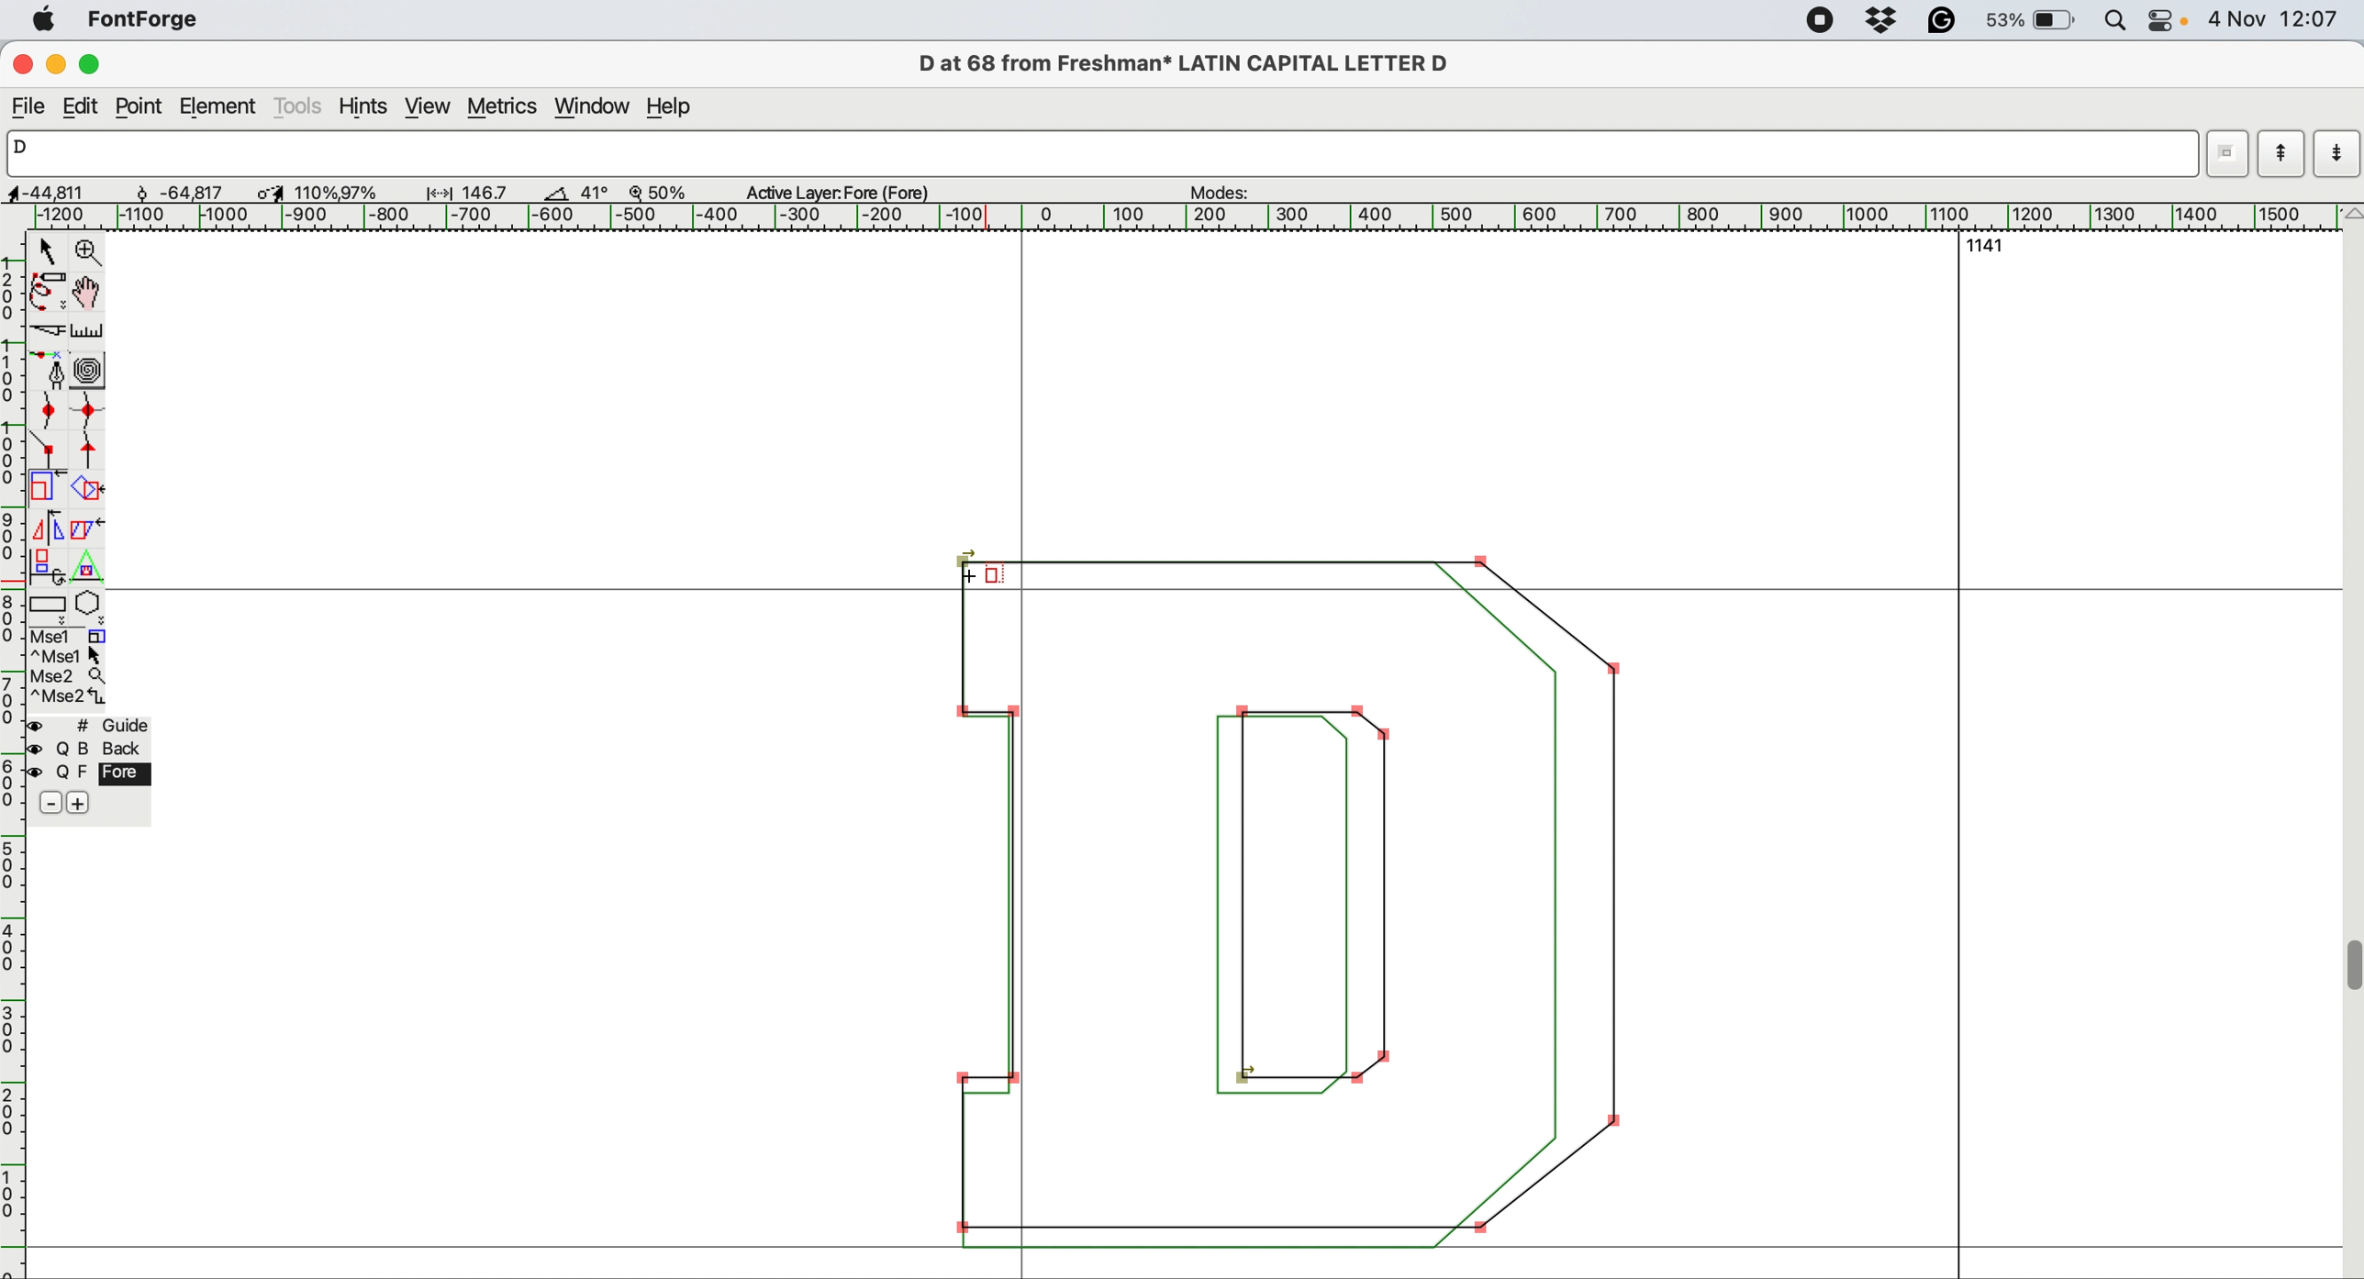 This screenshot has width=2364, height=1279. Describe the element at coordinates (1190, 63) in the screenshot. I see `D at 68 from Freshman* LATIN CAPITAL LETTER D` at that location.